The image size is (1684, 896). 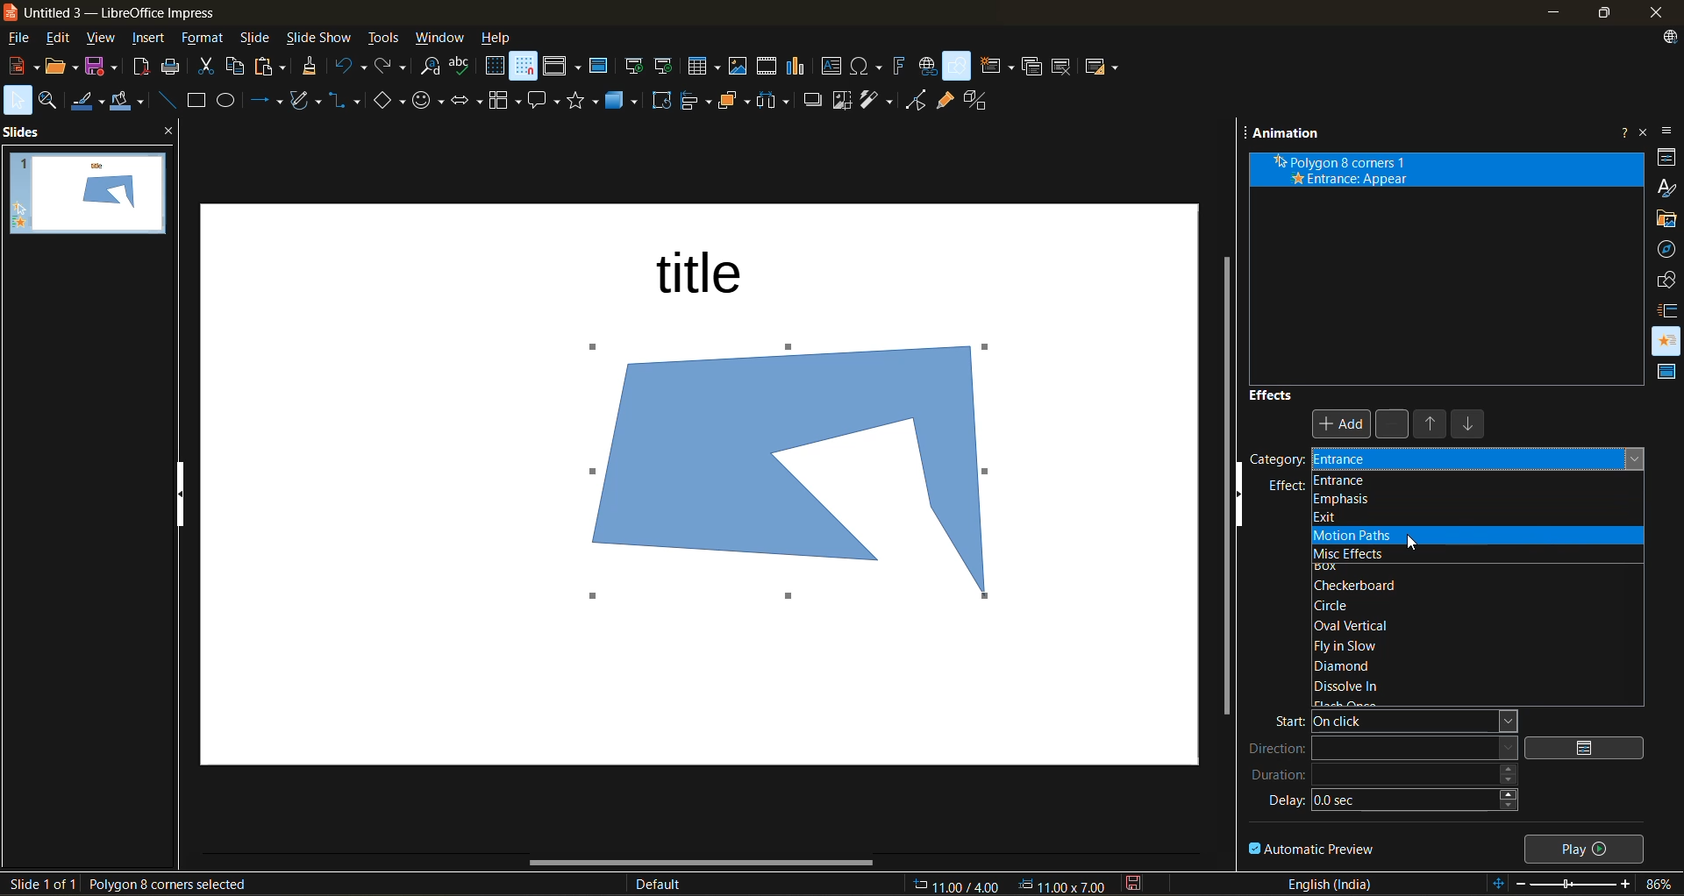 I want to click on logo, so click(x=11, y=13).